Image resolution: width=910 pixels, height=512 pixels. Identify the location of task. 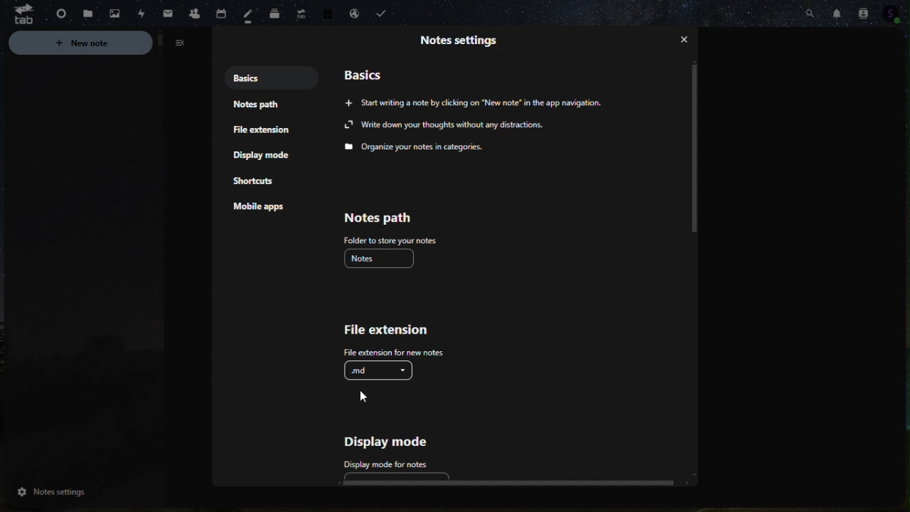
(385, 14).